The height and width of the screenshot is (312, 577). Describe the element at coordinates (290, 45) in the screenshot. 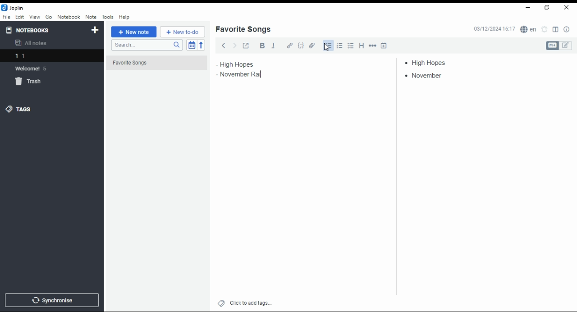

I see `hyperlink` at that location.